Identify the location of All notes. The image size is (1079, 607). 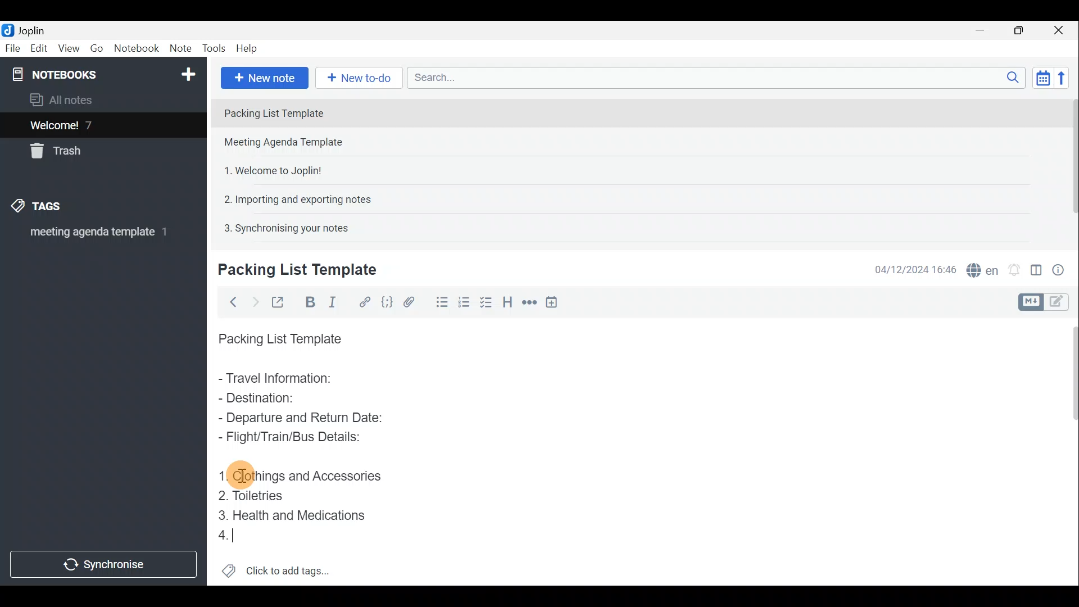
(65, 99).